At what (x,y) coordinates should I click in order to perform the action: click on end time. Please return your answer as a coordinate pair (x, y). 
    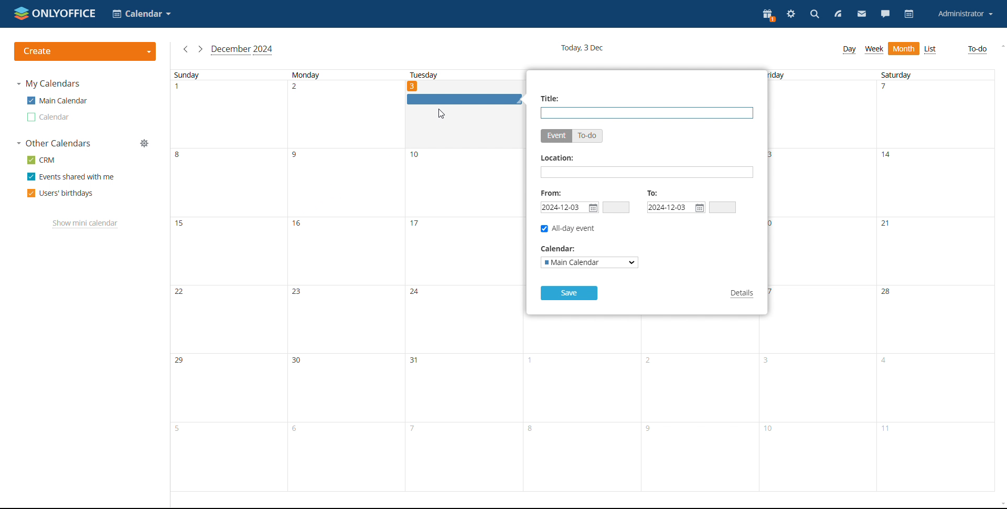
    Looking at the image, I should click on (722, 207).